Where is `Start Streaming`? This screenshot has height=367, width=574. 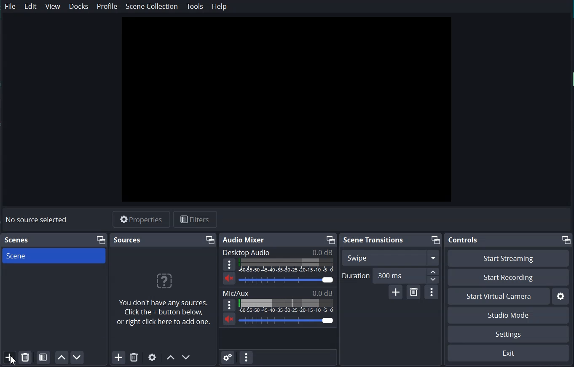 Start Streaming is located at coordinates (508, 258).